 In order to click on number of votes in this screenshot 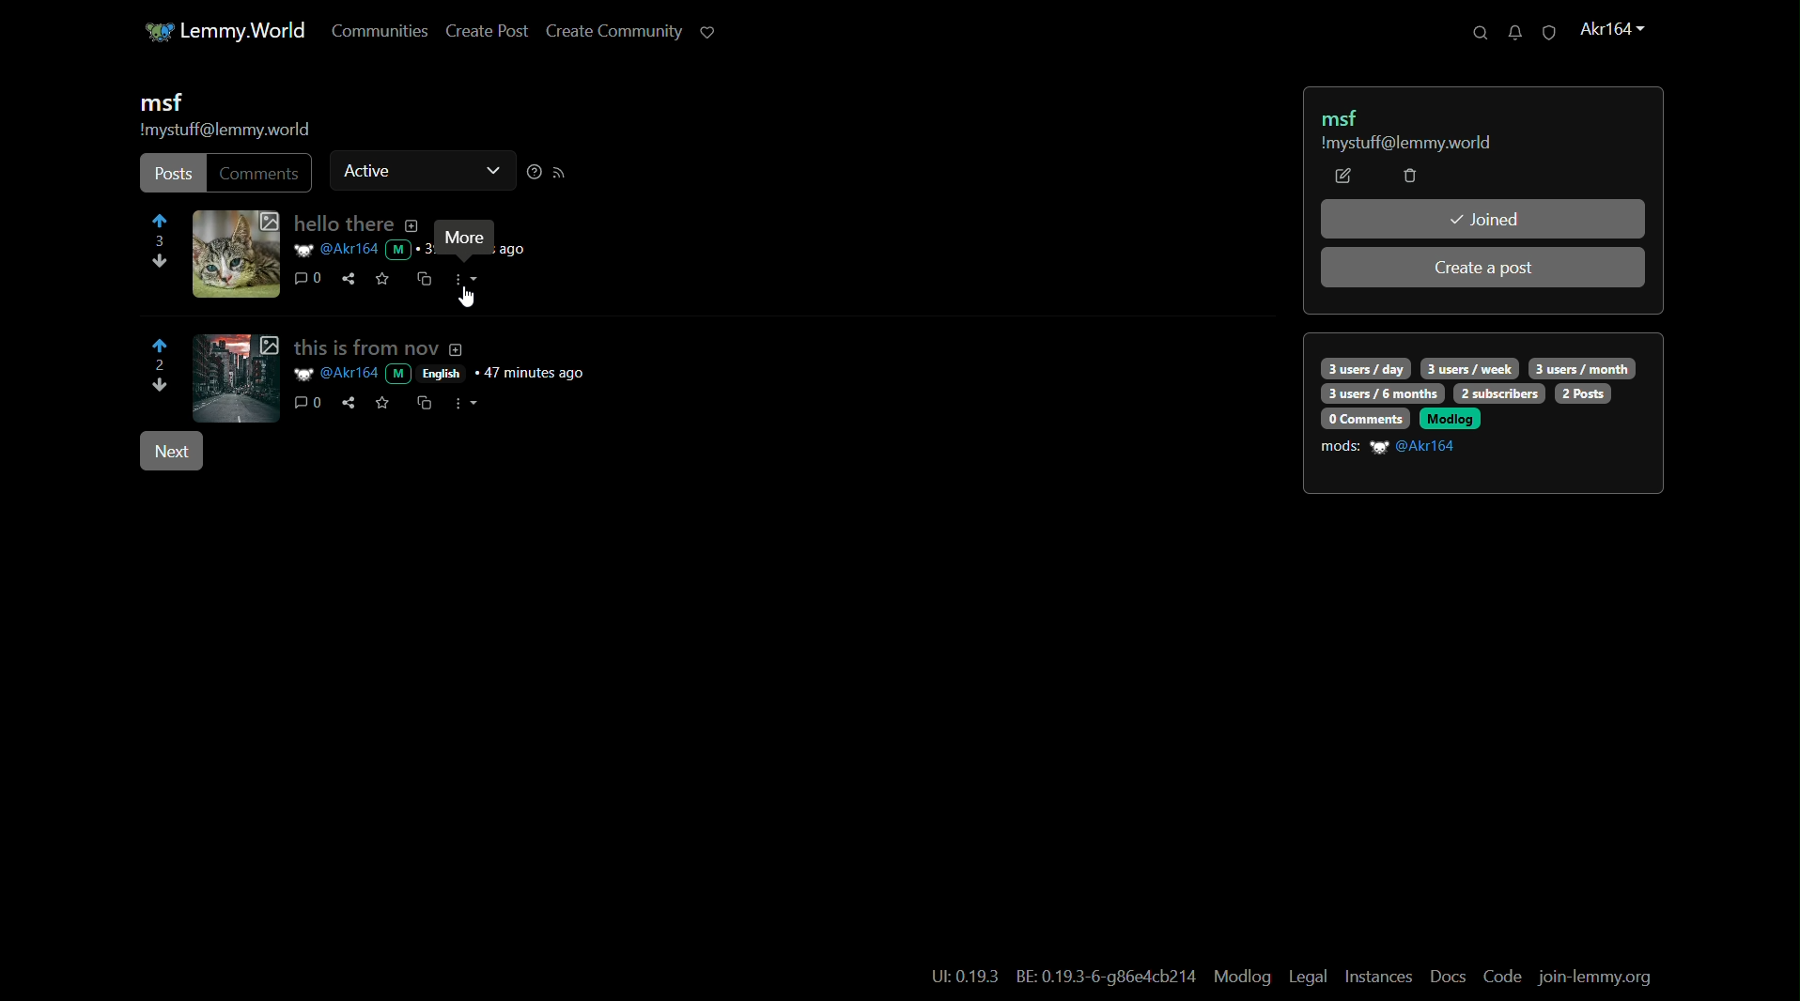, I will do `click(161, 242)`.